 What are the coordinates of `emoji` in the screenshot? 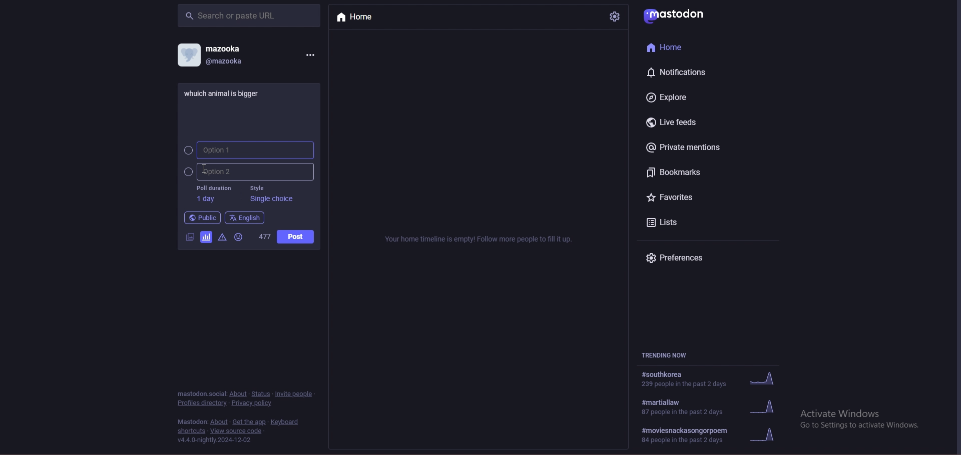 It's located at (241, 237).